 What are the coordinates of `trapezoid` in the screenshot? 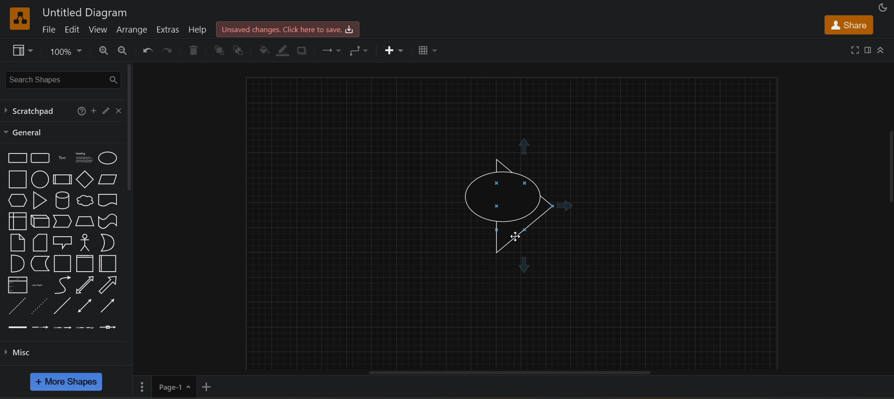 It's located at (85, 221).